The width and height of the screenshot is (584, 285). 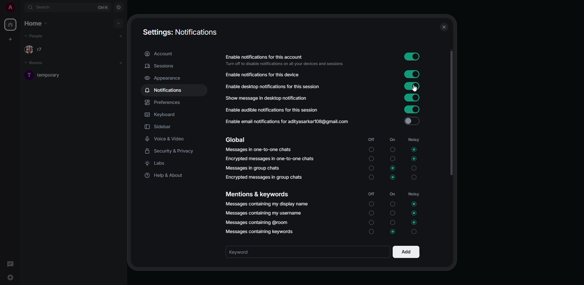 What do you see at coordinates (415, 194) in the screenshot?
I see `noisy` at bounding box center [415, 194].